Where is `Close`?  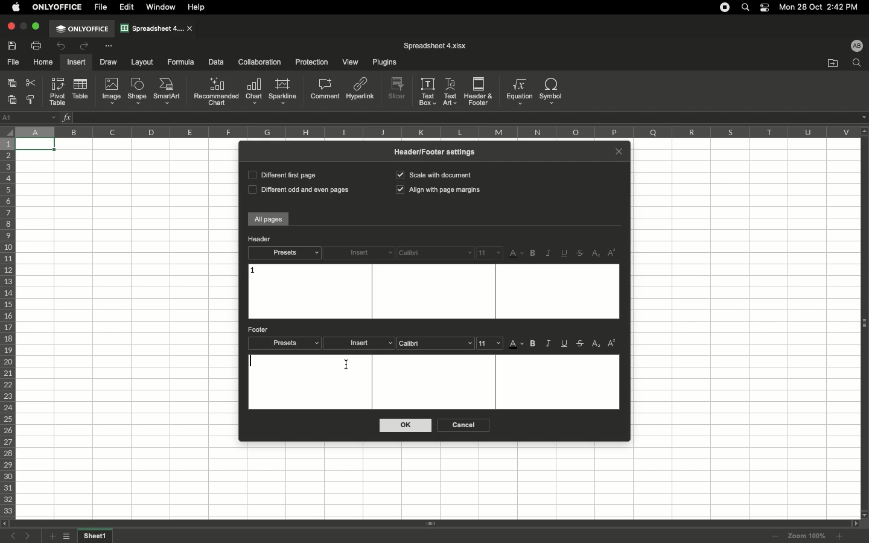 Close is located at coordinates (619, 150).